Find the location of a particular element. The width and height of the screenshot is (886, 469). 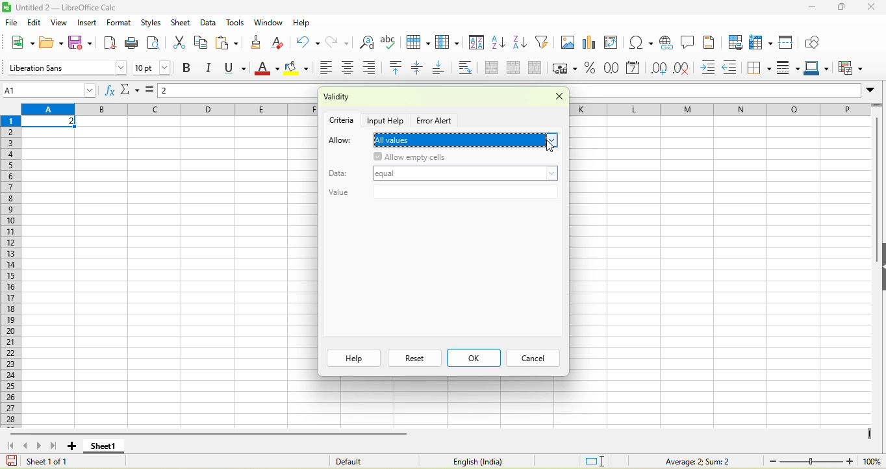

lose is located at coordinates (555, 98).